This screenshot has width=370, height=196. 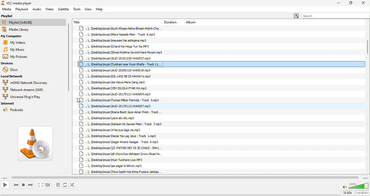 I want to click on ..\..\Desktop\music\Sagar Kinare-Saagar - Track 6,mp3, so click(x=121, y=142).